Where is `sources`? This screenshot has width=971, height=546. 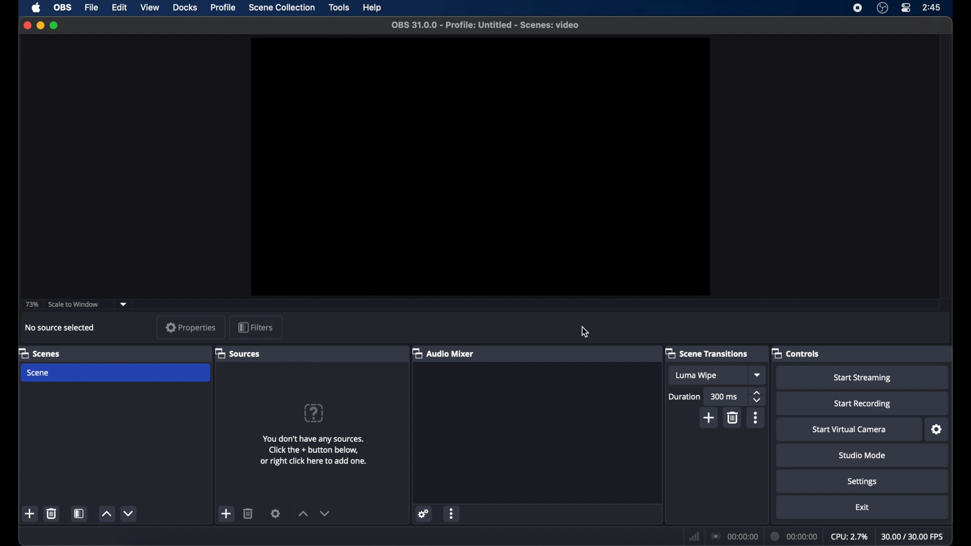
sources is located at coordinates (238, 353).